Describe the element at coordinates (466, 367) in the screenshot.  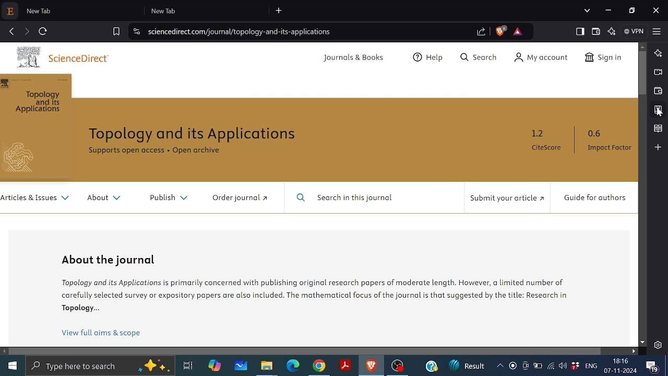
I see `News` at that location.